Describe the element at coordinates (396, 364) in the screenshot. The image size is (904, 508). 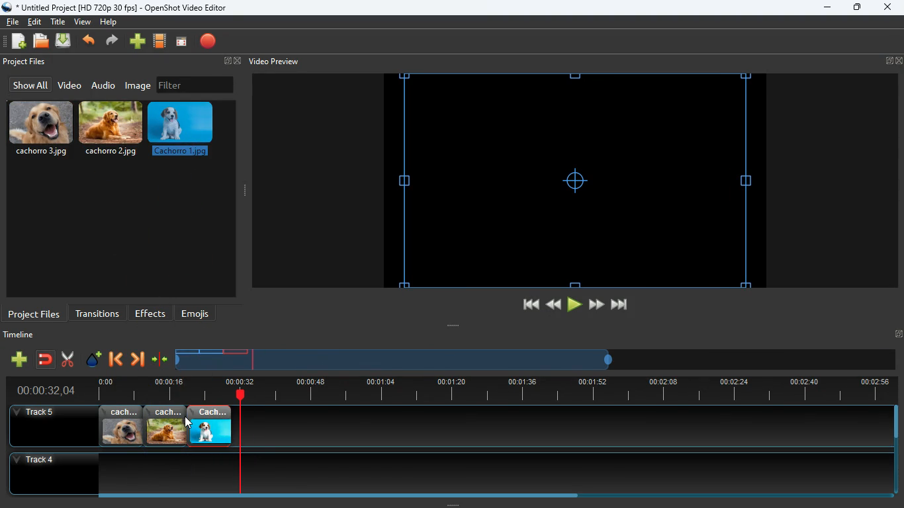
I see `timeline` at that location.